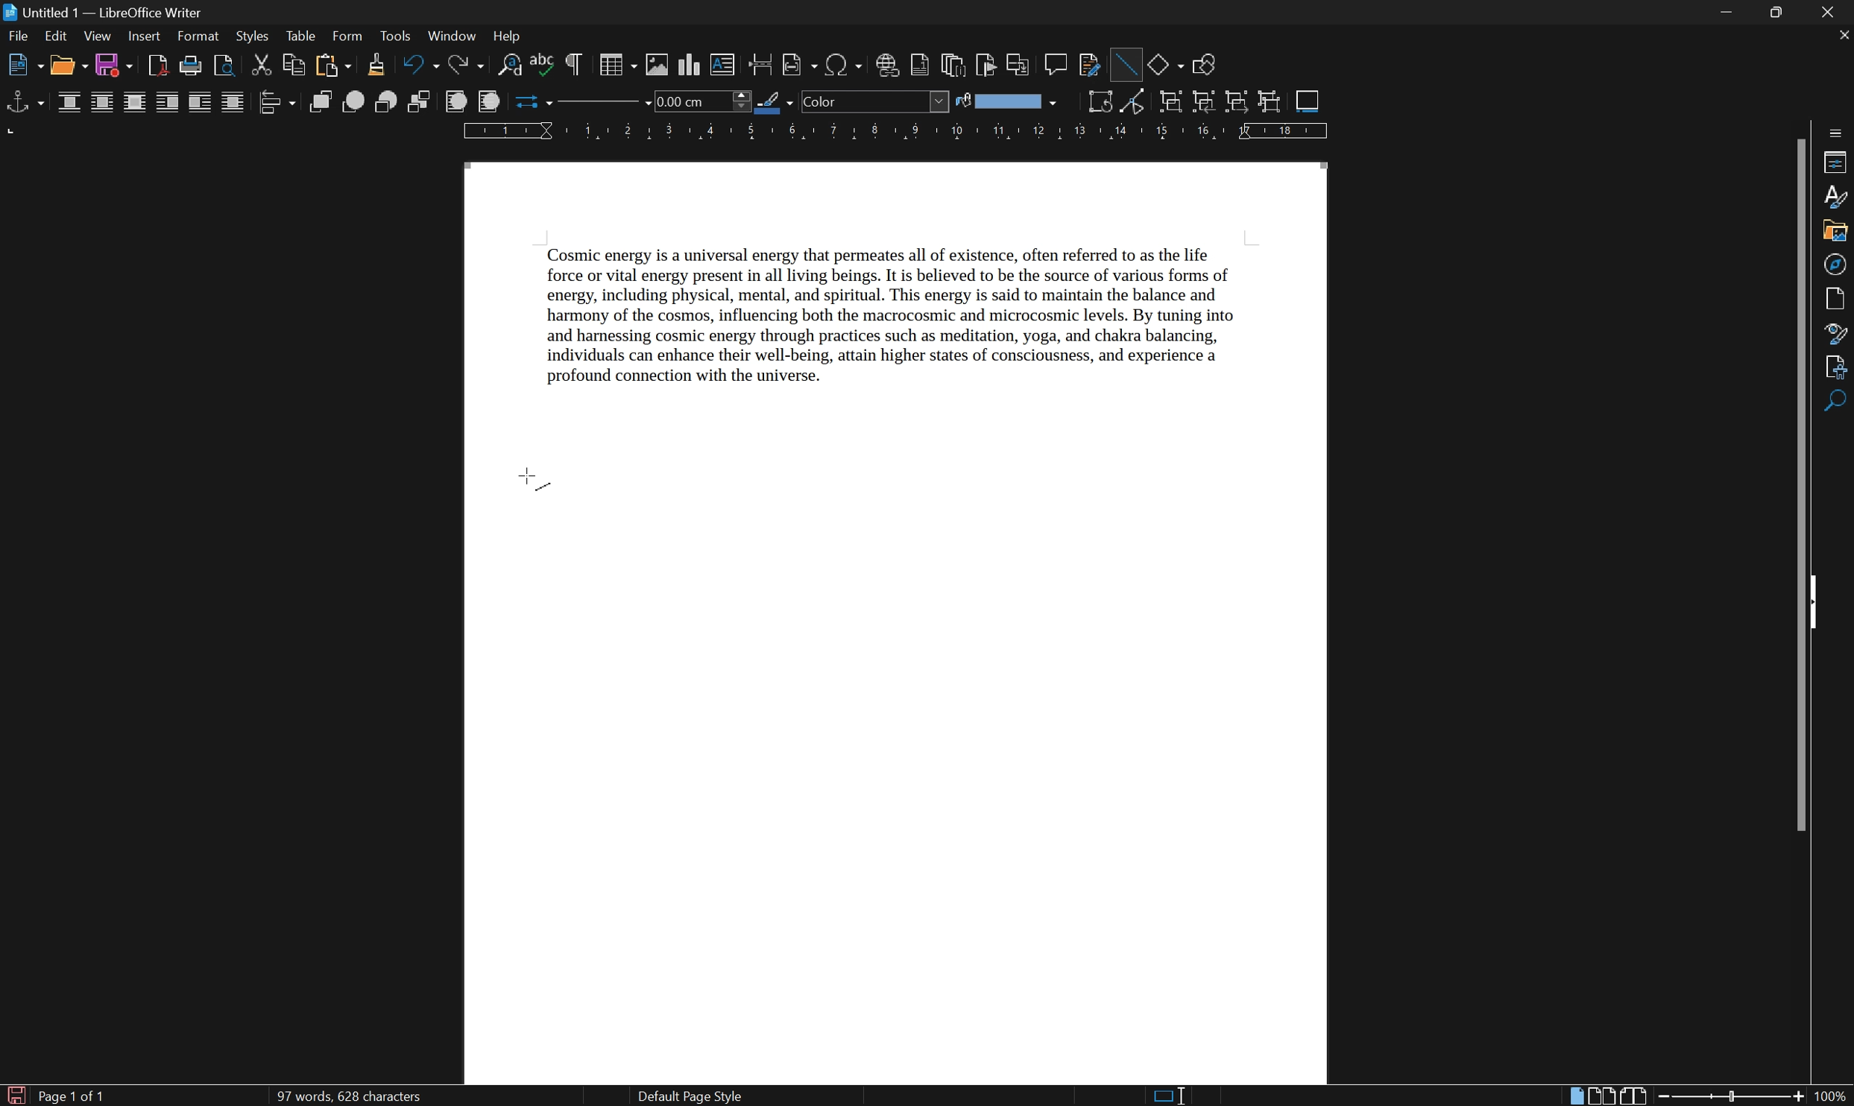 The image size is (1854, 1106). I want to click on ungroup, so click(1270, 102).